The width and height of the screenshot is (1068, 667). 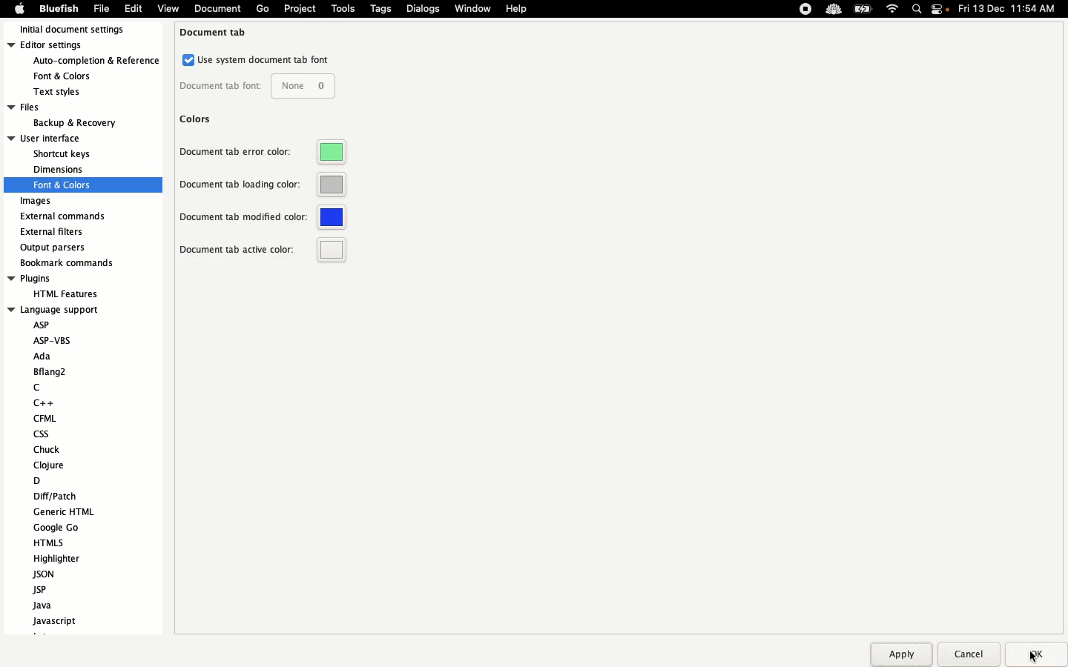 What do you see at coordinates (63, 155) in the screenshot?
I see `shortcut keys` at bounding box center [63, 155].